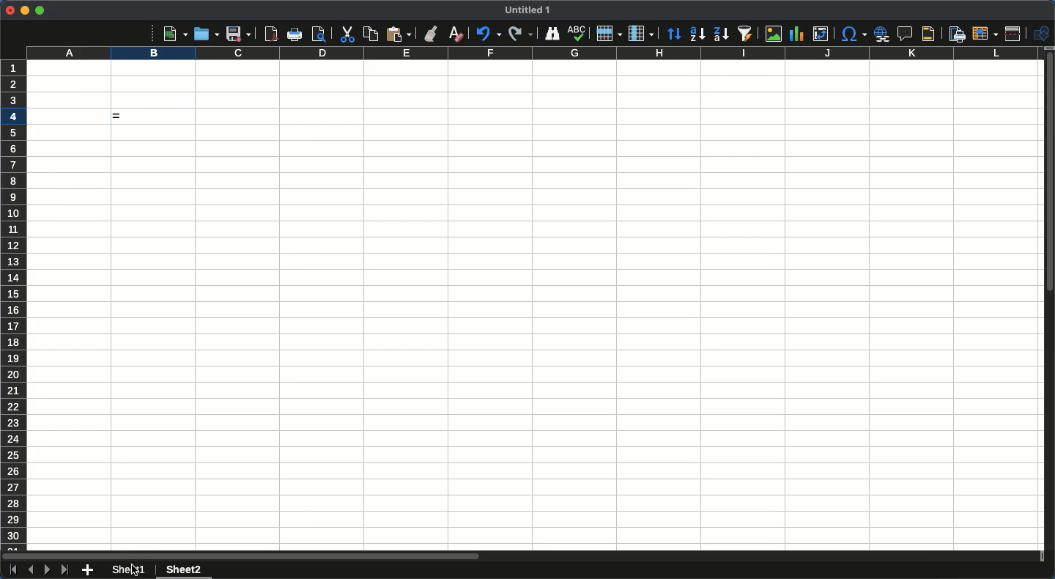 This screenshot has width=1055, height=579. I want to click on Sheet 1, so click(131, 570).